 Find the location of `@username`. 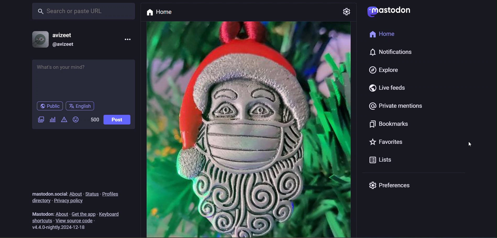

@username is located at coordinates (65, 45).